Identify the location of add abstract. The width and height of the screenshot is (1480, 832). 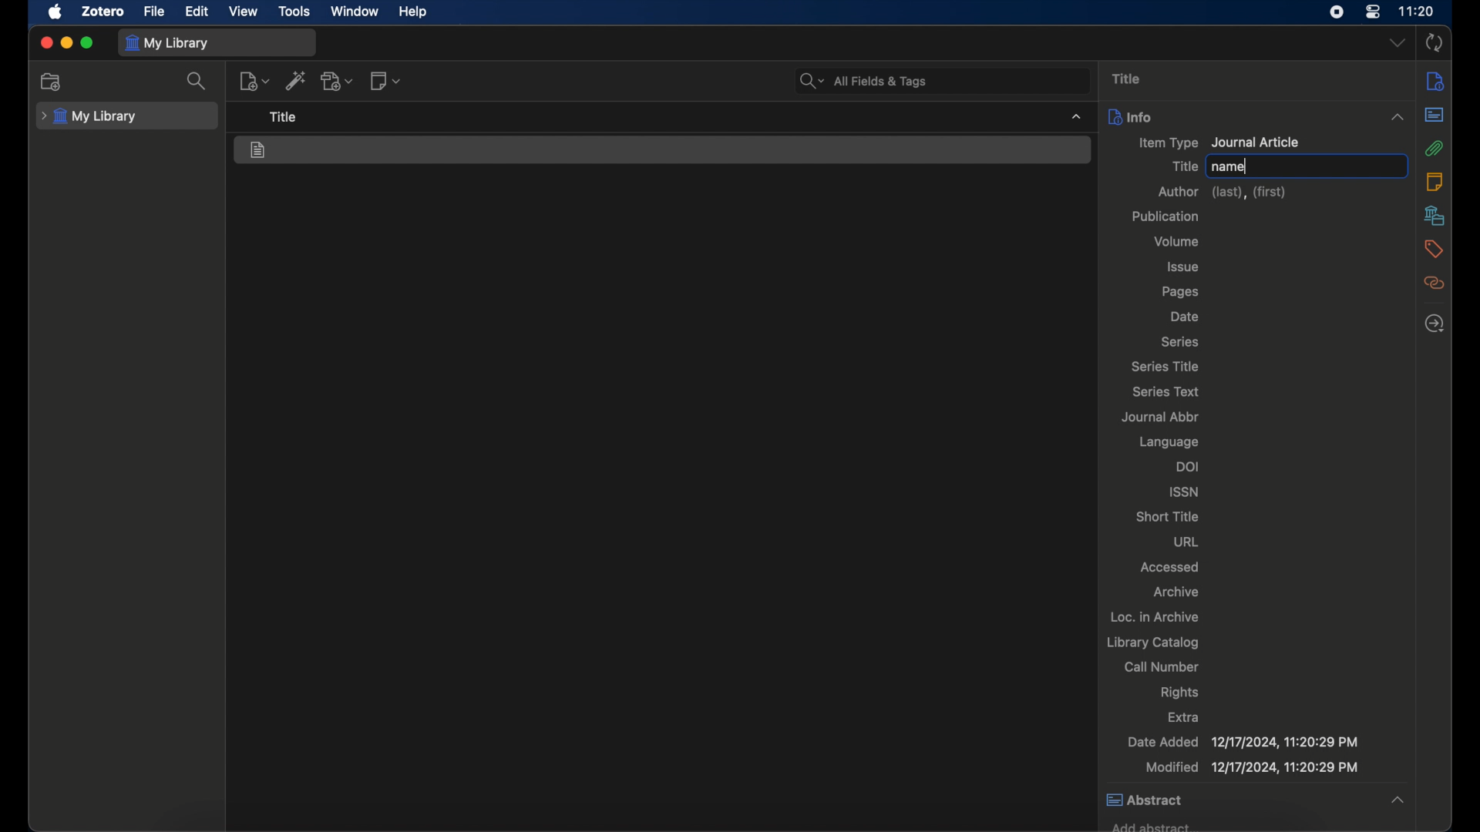
(1150, 824).